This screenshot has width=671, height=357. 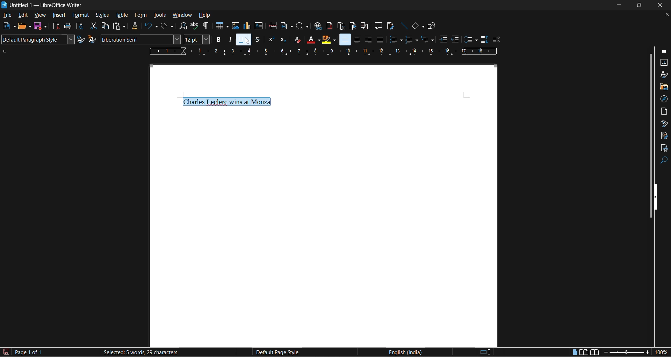 I want to click on navigator, so click(x=664, y=99).